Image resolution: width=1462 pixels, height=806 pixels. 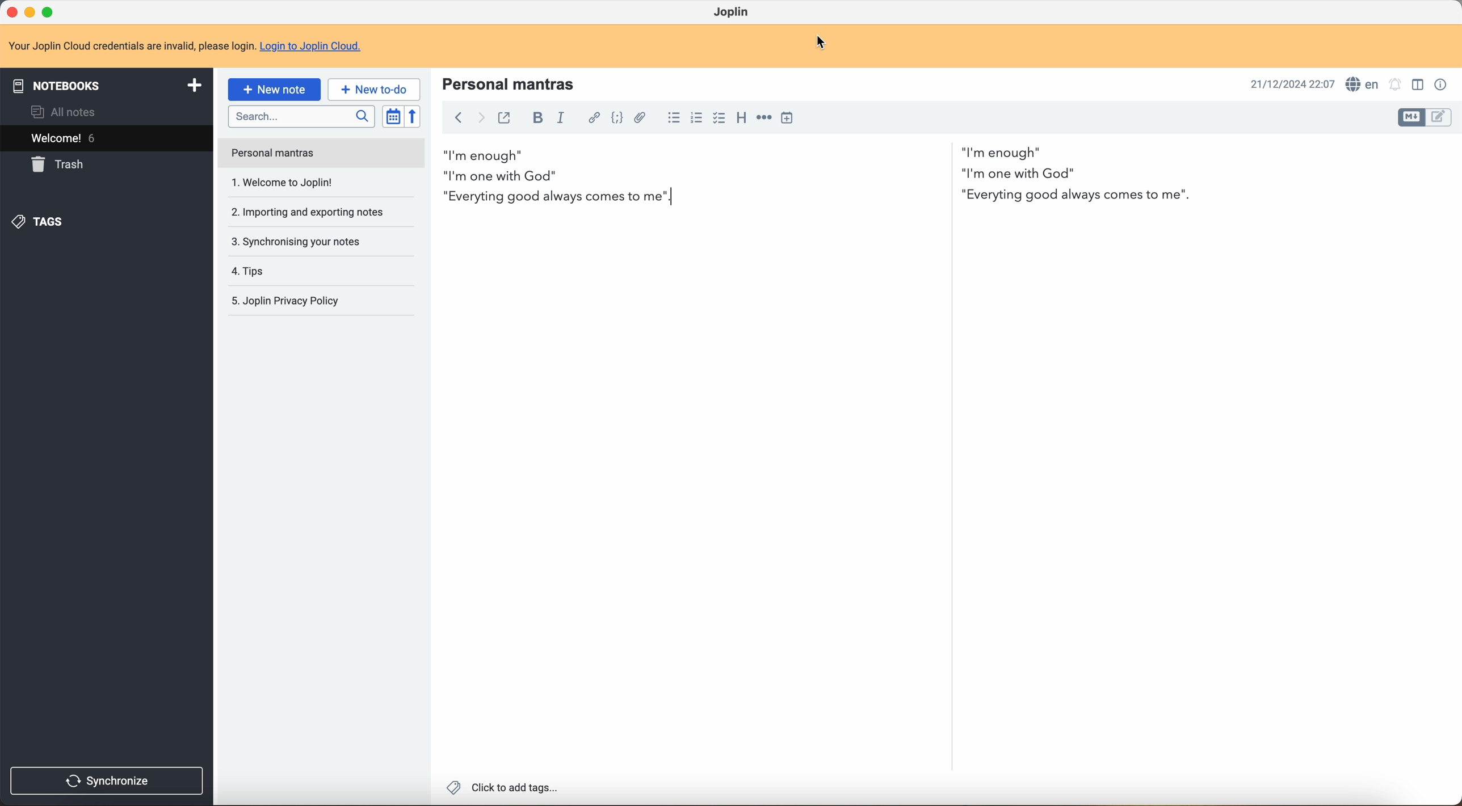 What do you see at coordinates (685, 491) in the screenshot?
I see `body text` at bounding box center [685, 491].